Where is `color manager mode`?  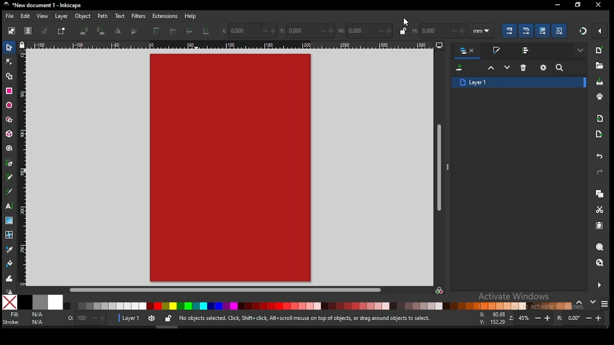 color manager mode is located at coordinates (440, 291).